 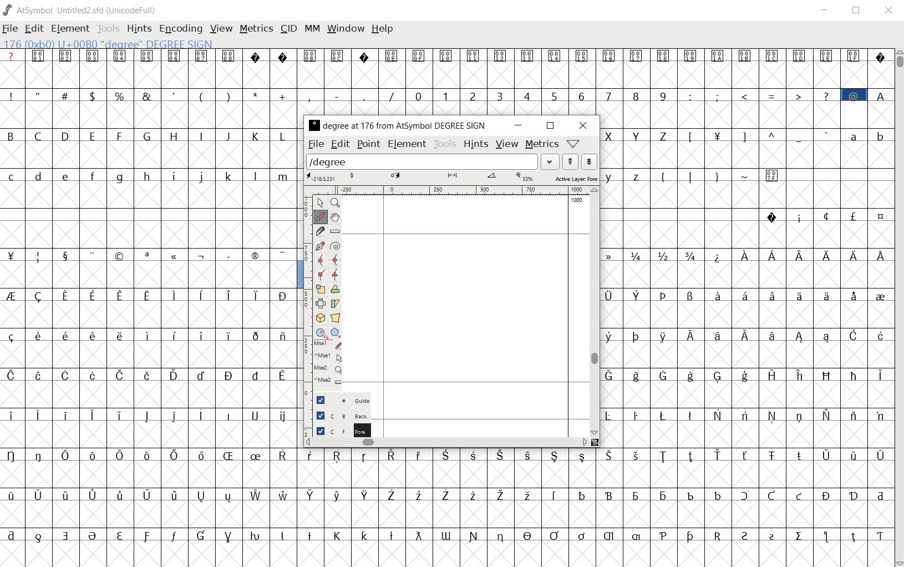 What do you see at coordinates (855, 95) in the screenshot?
I see `@` at bounding box center [855, 95].